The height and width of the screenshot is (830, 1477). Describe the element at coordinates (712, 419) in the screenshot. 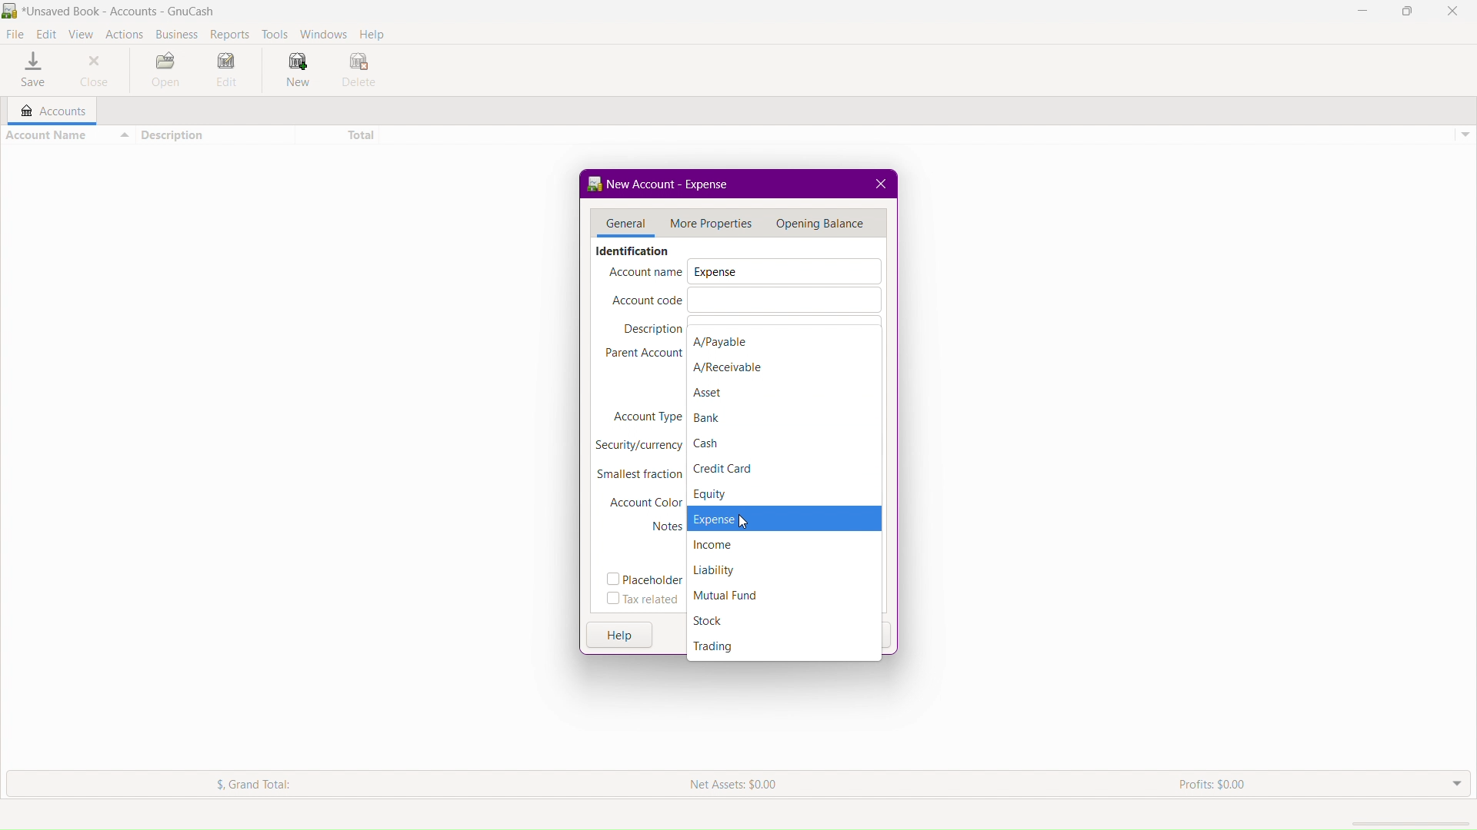

I see `Bank` at that location.